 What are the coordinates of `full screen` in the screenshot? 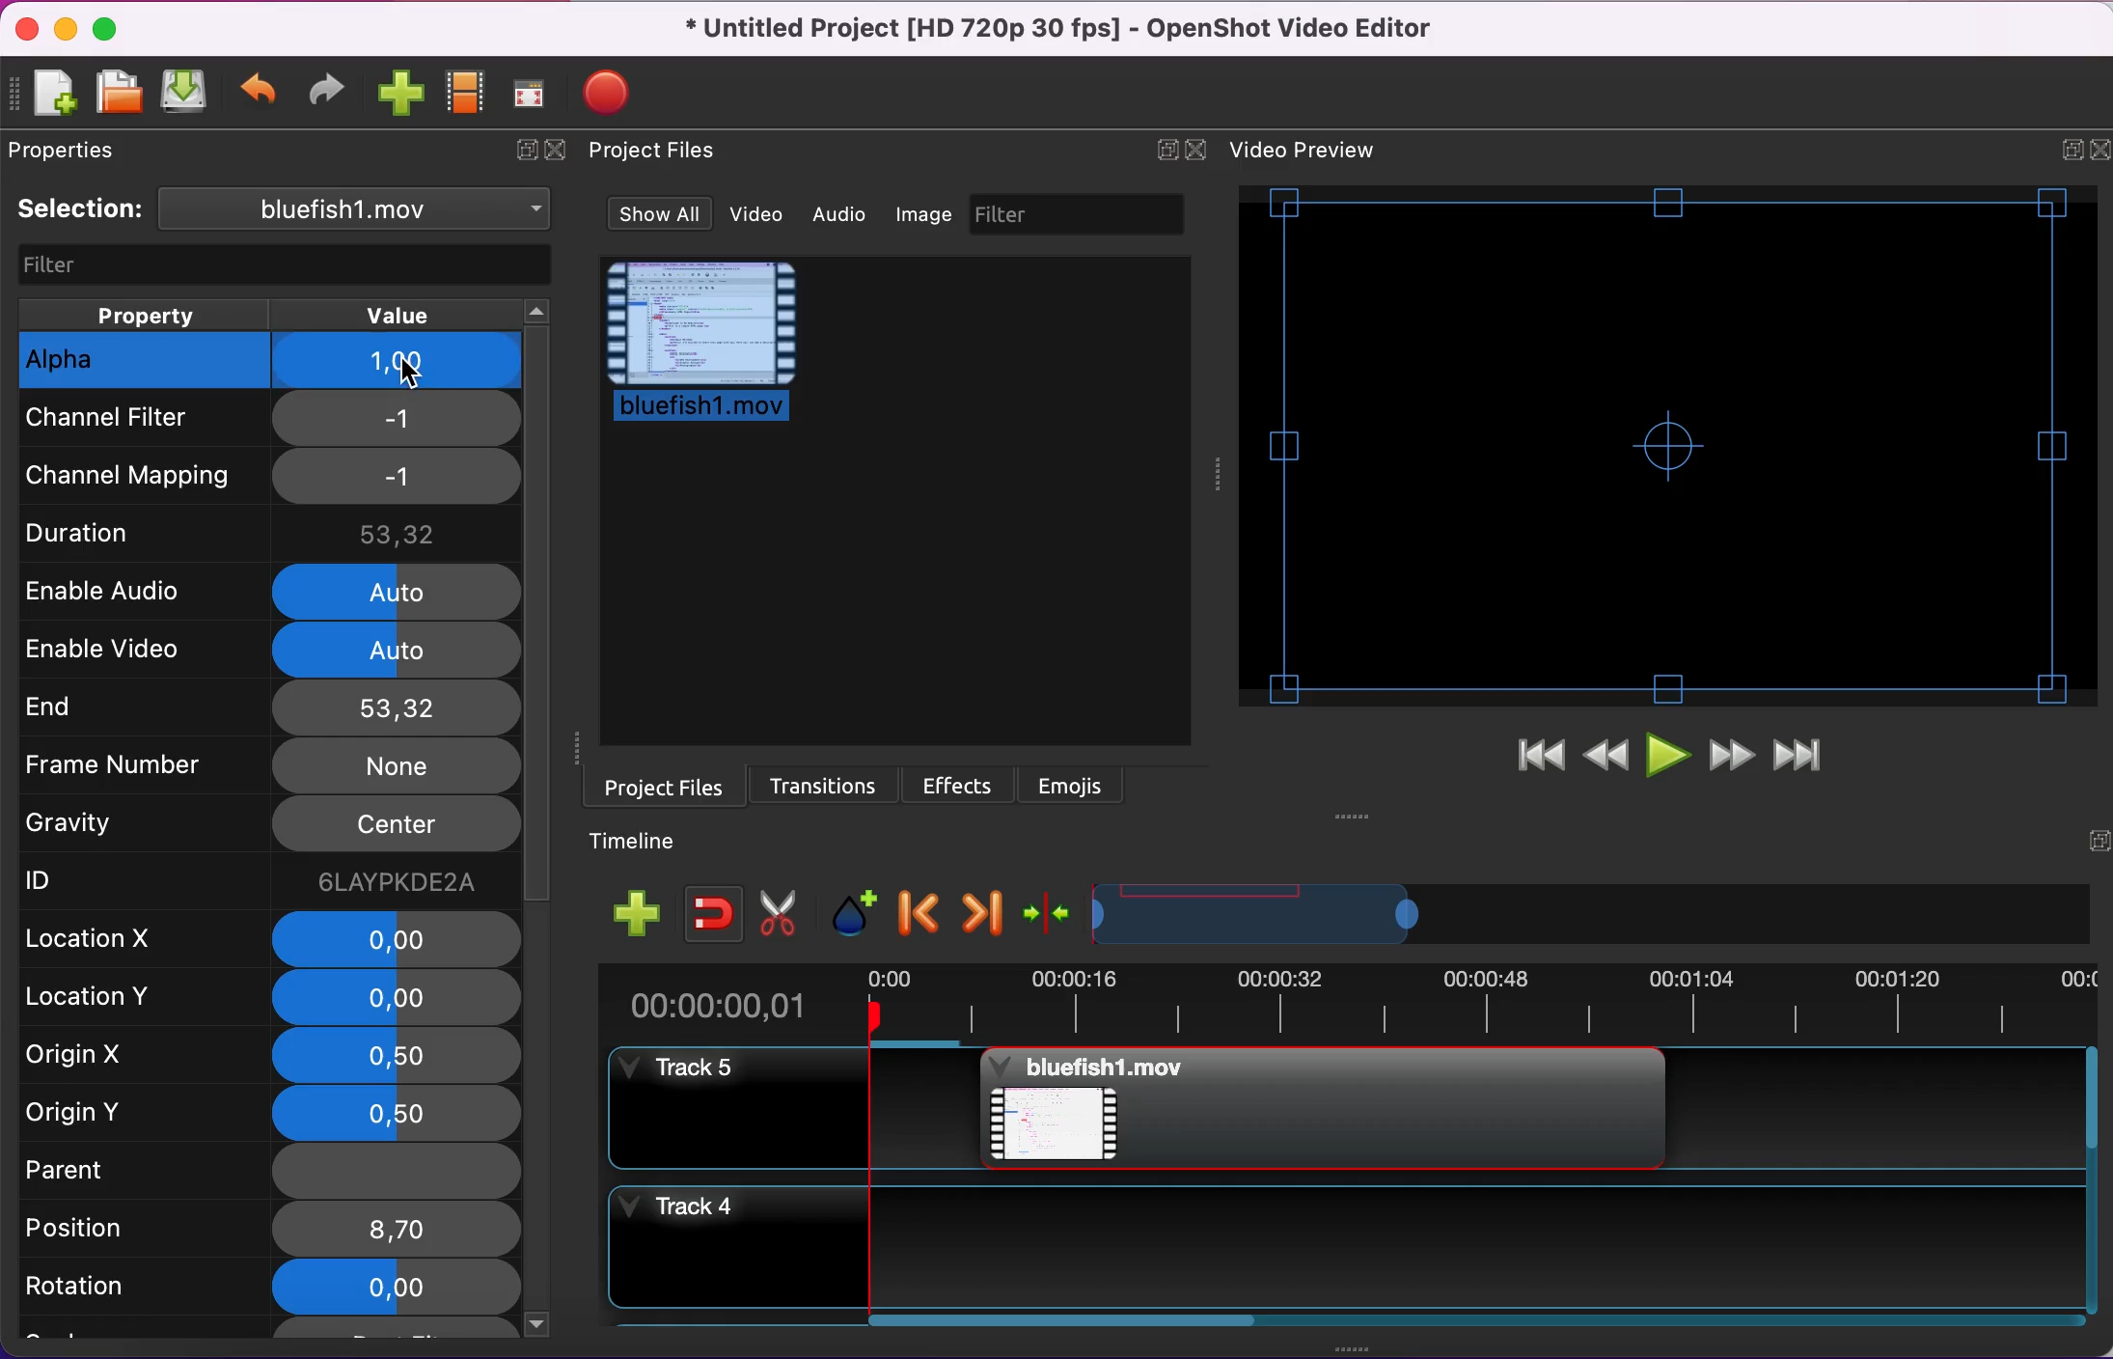 It's located at (533, 87).